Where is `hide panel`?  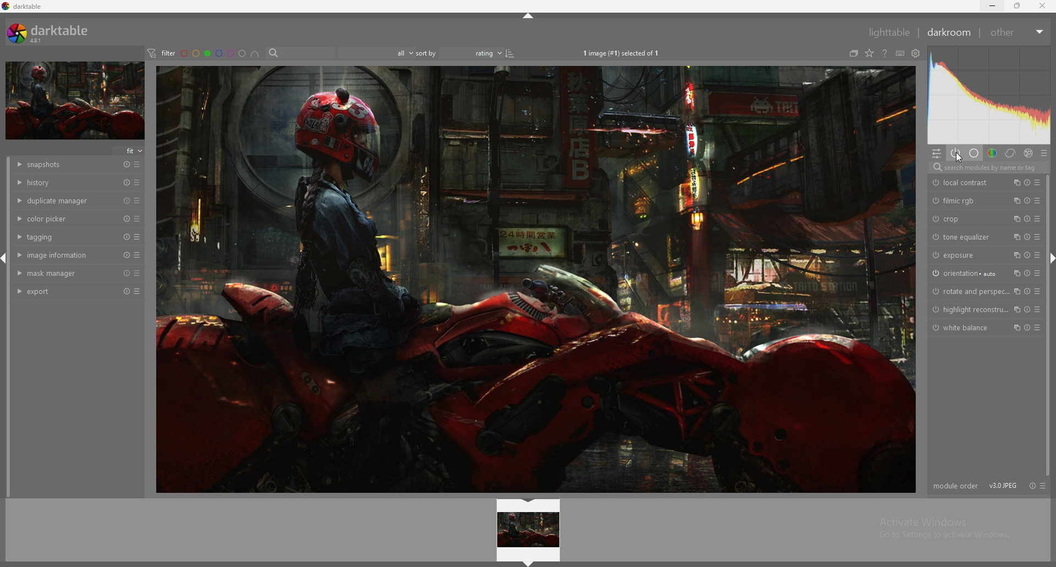
hide panel is located at coordinates (532, 16).